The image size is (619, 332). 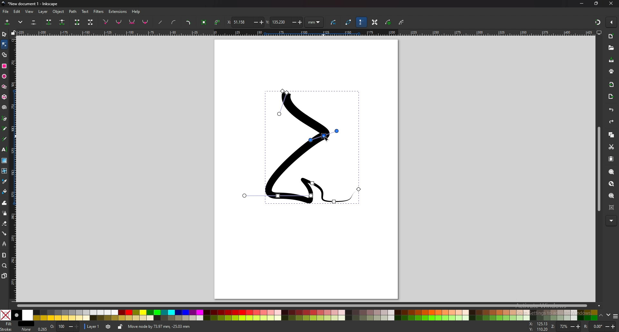 I want to click on cursor coordinates, so click(x=539, y=327).